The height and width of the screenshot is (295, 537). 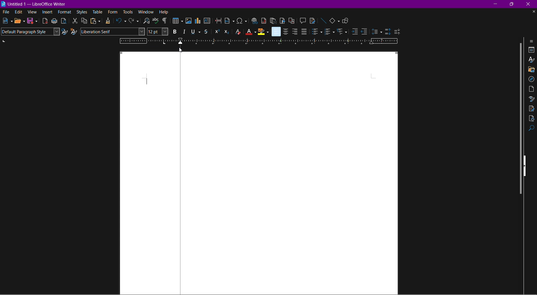 What do you see at coordinates (323, 20) in the screenshot?
I see `Insert Line` at bounding box center [323, 20].